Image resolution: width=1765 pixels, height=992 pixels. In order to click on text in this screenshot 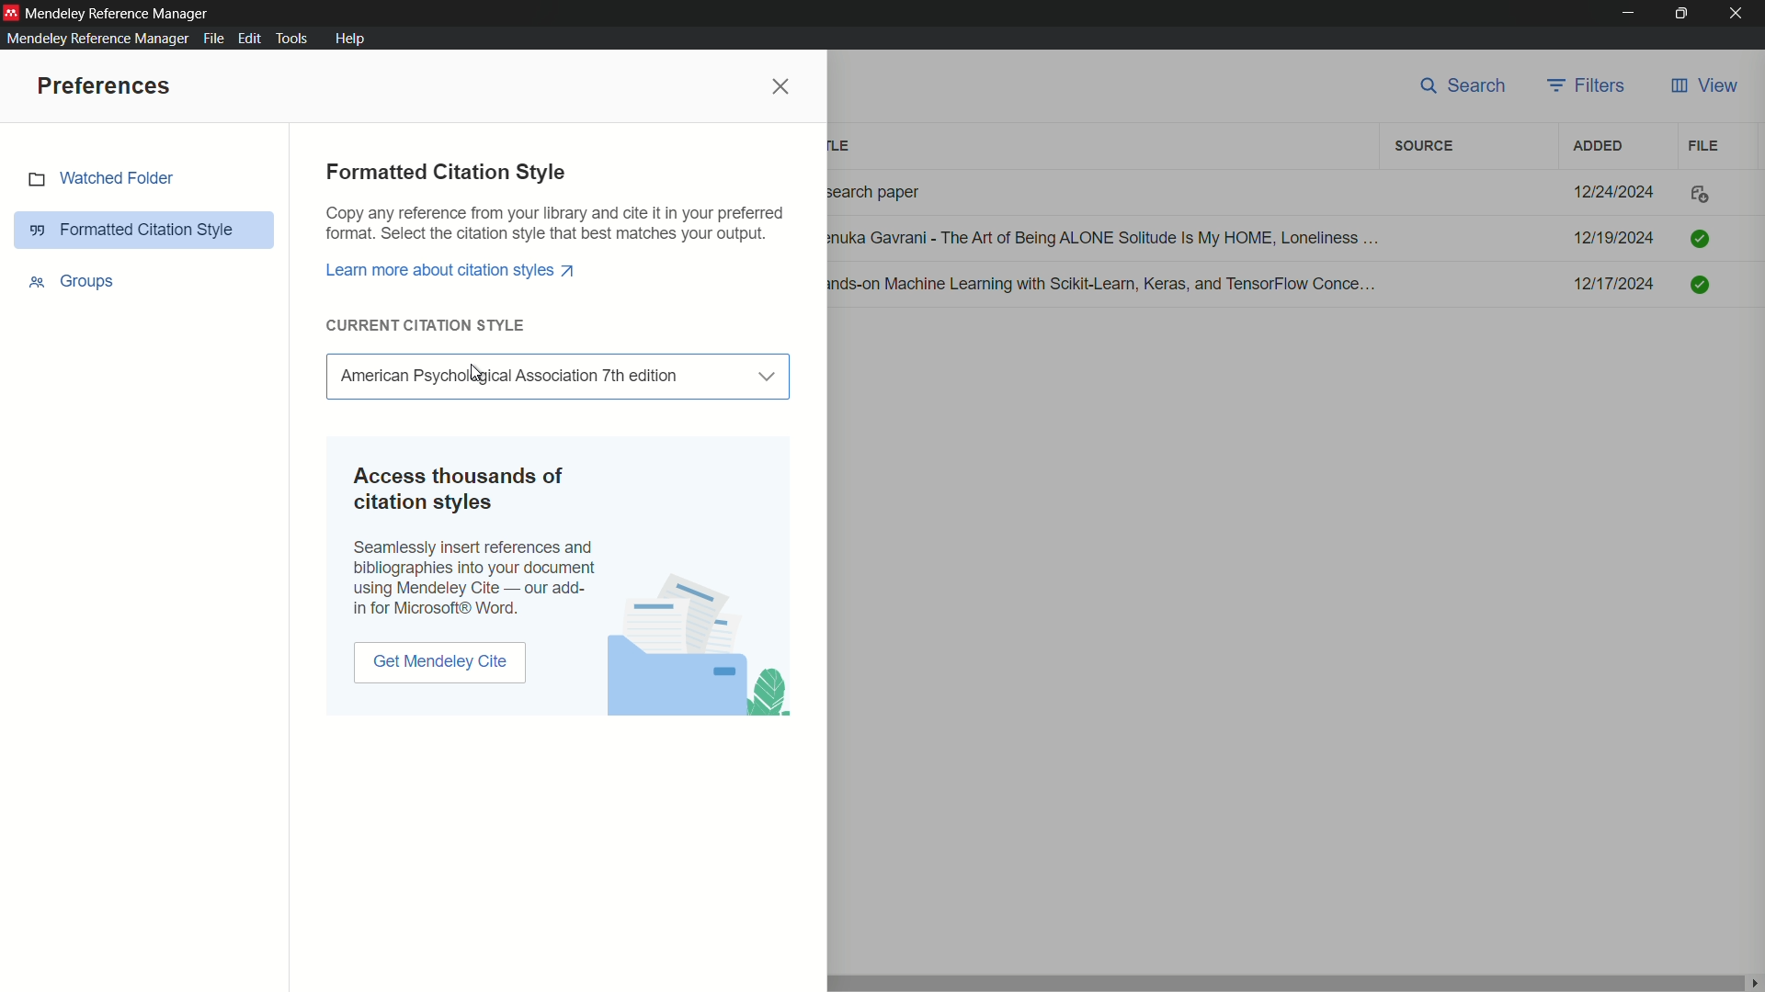, I will do `click(555, 224)`.